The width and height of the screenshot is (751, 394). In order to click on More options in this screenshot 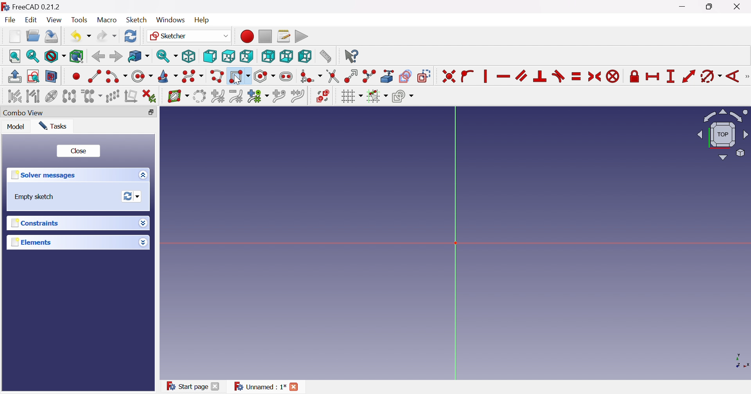, I will do `click(145, 175)`.